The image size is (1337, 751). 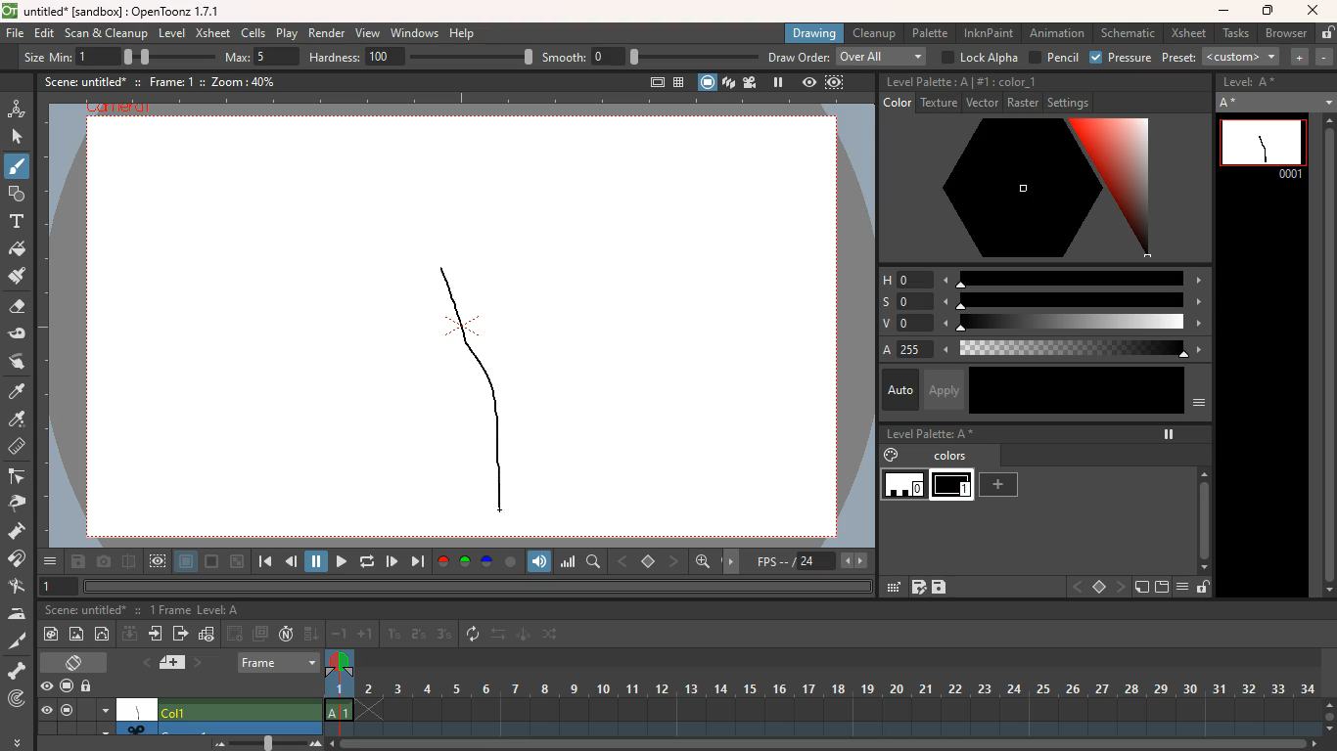 I want to click on stop, so click(x=1098, y=588).